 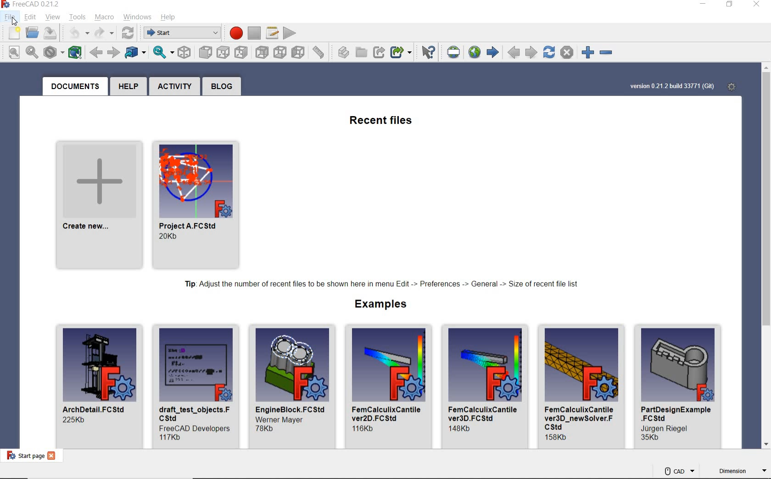 What do you see at coordinates (195, 413) in the screenshot?
I see `name` at bounding box center [195, 413].